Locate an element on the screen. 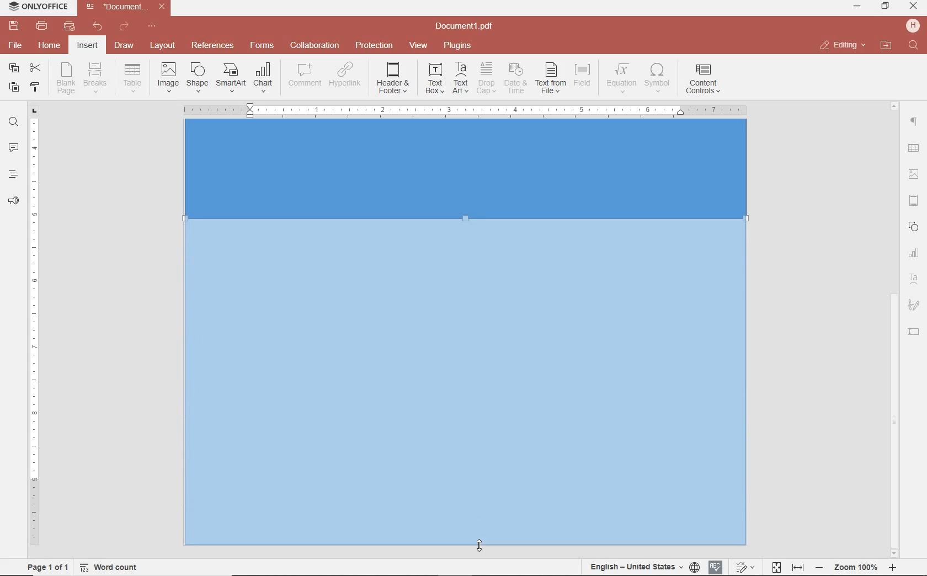  close is located at coordinates (842, 45).